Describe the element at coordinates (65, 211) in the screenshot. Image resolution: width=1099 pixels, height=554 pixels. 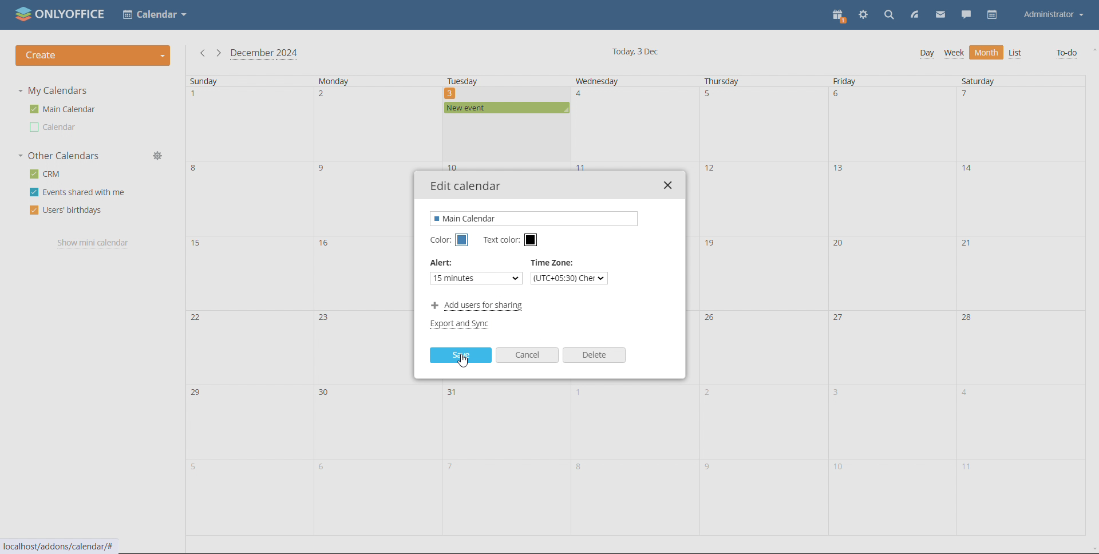
I see `users' birthdays` at that location.